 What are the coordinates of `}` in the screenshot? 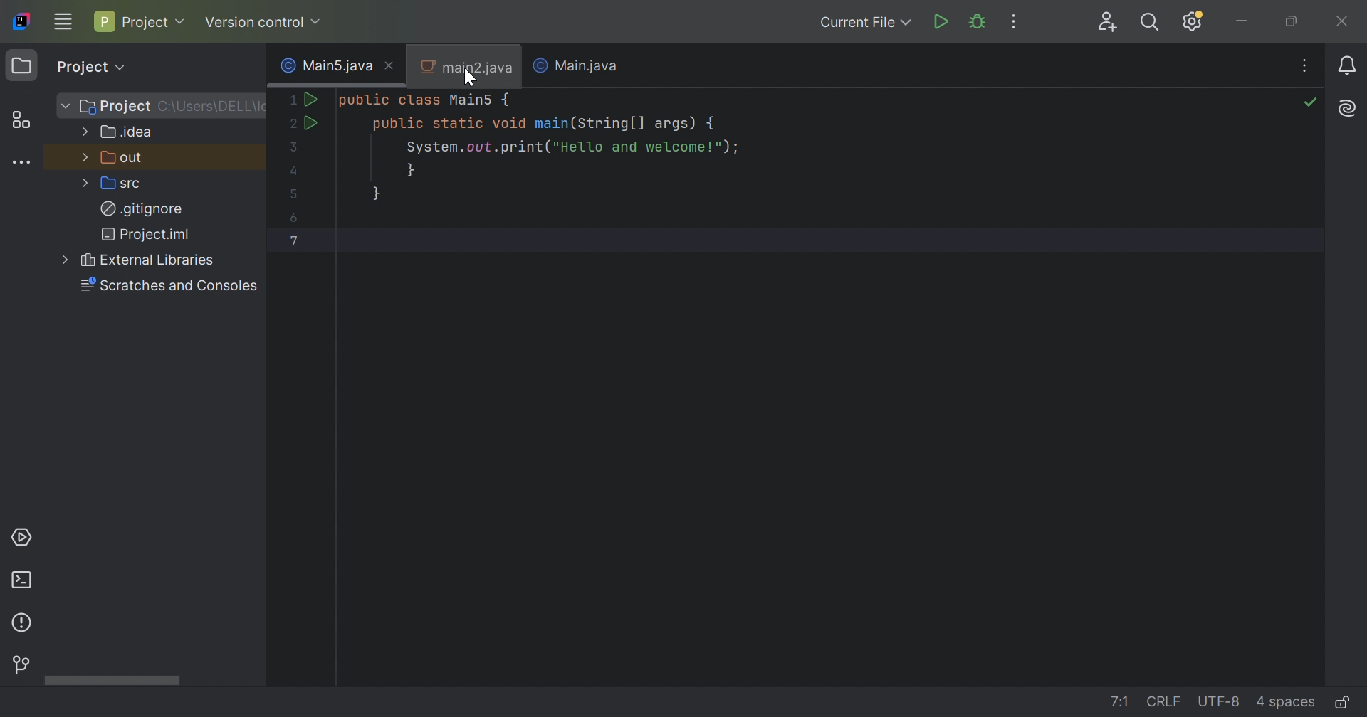 It's located at (415, 169).